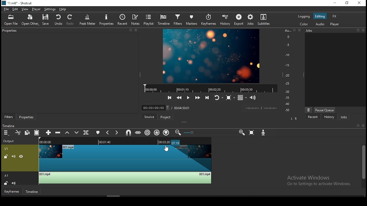 The image size is (367, 206). I want to click on playlist, so click(150, 21).